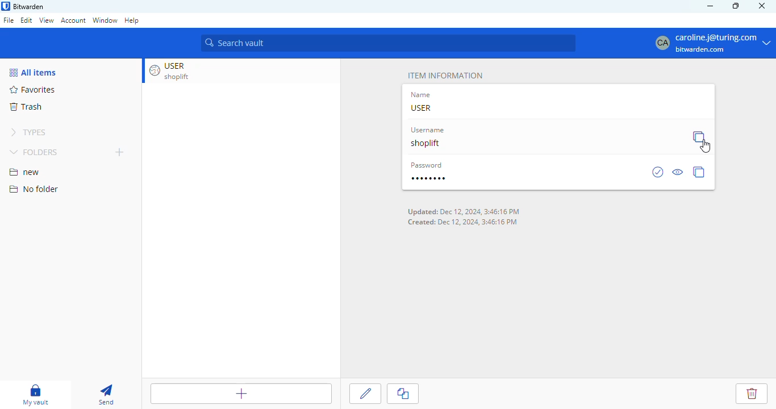  Describe the element at coordinates (421, 108) in the screenshot. I see `USER` at that location.